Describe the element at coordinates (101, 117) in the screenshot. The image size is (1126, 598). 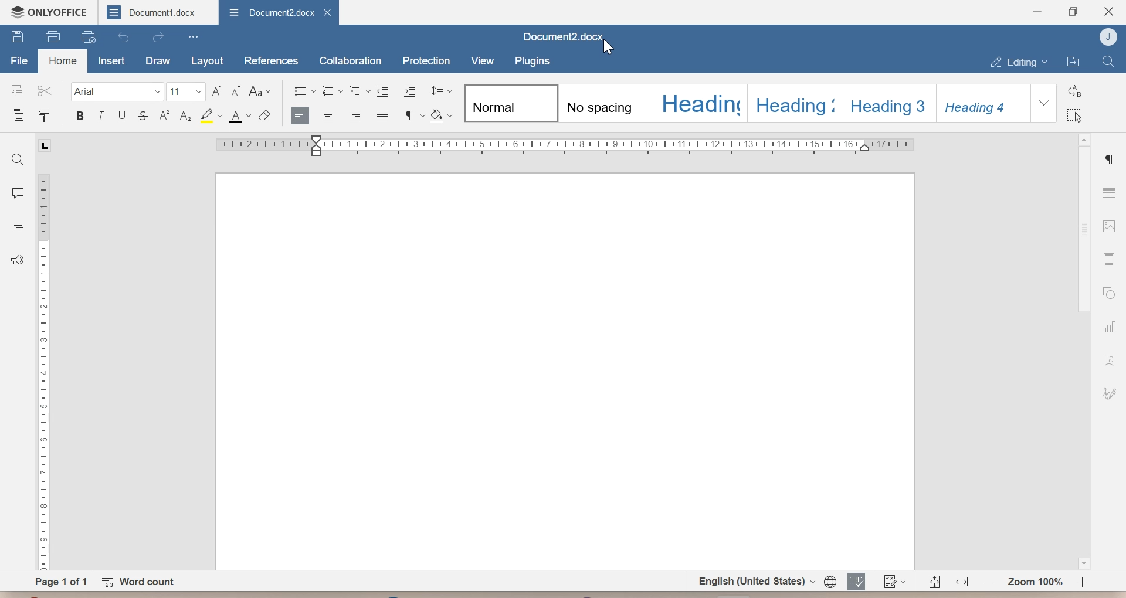
I see `Itallic` at that location.